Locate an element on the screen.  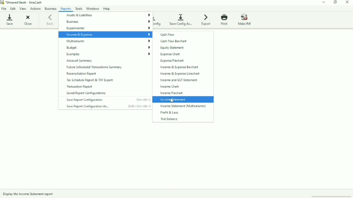
Actions is located at coordinates (36, 9).